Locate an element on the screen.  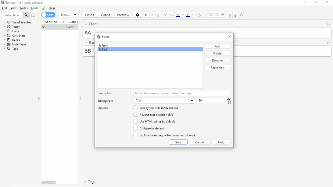
Options is located at coordinates (105, 108).